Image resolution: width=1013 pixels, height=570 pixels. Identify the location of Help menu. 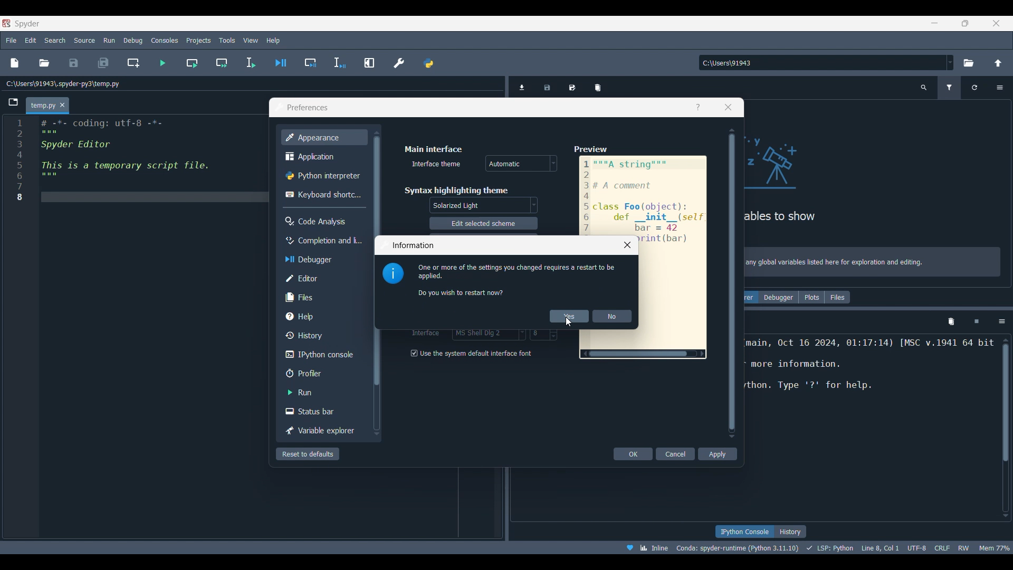
(273, 40).